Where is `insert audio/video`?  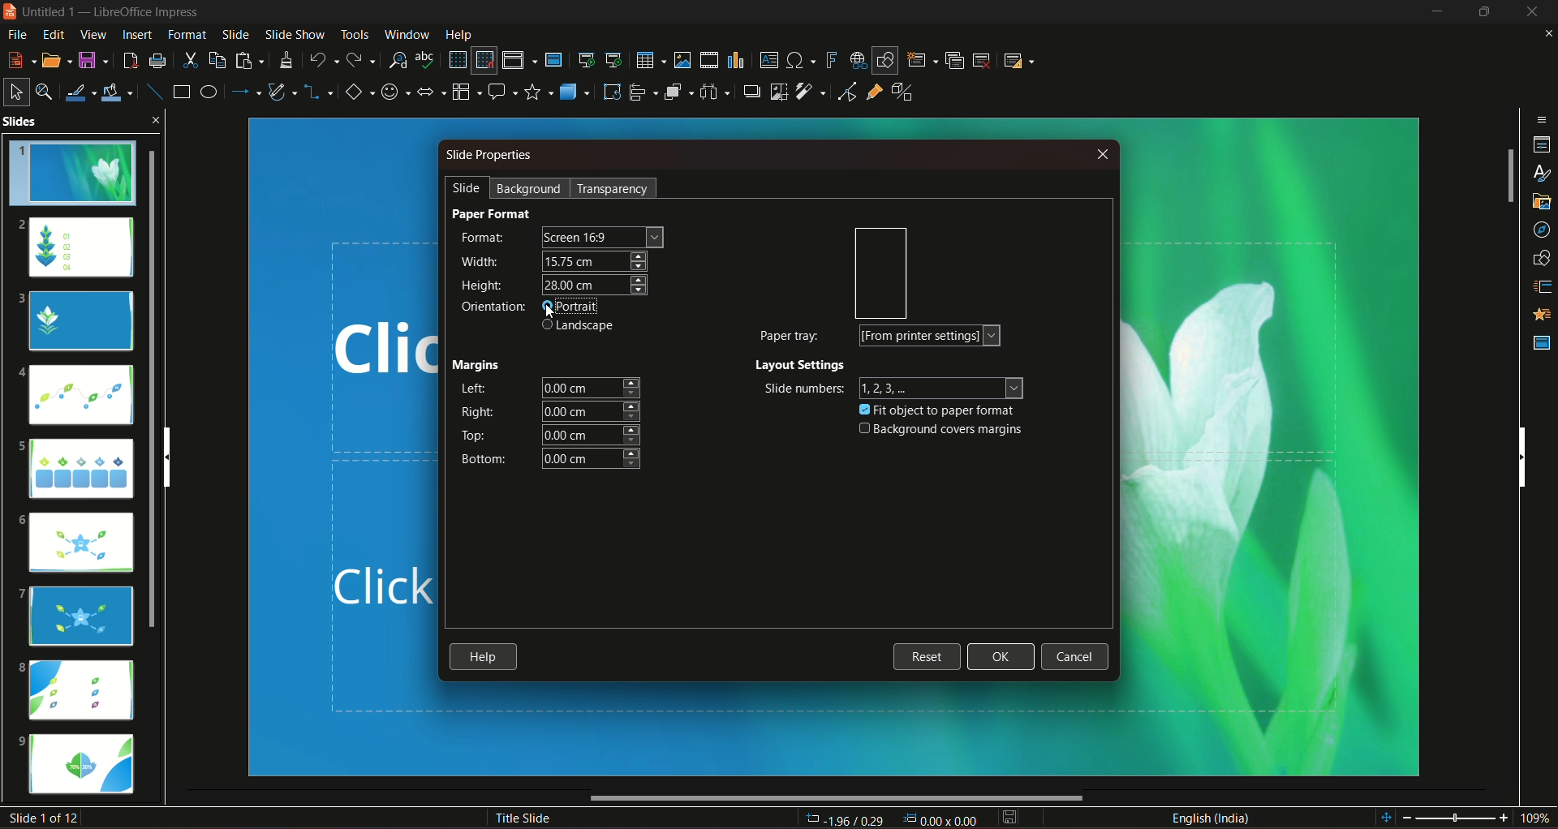
insert audio/video is located at coordinates (710, 61).